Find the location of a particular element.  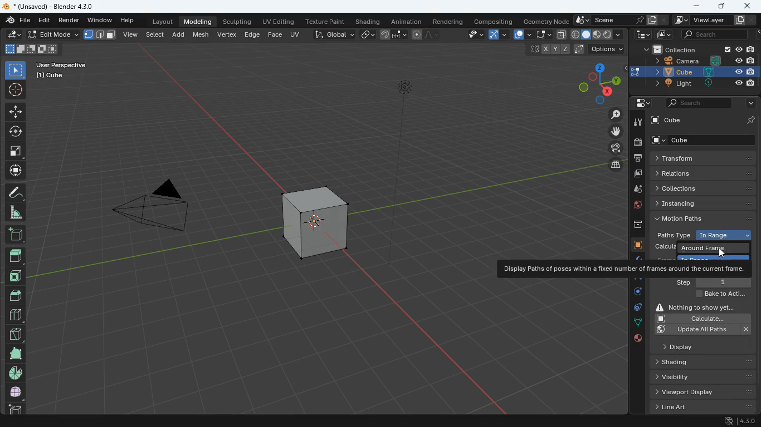

more is located at coordinates (748, 103).